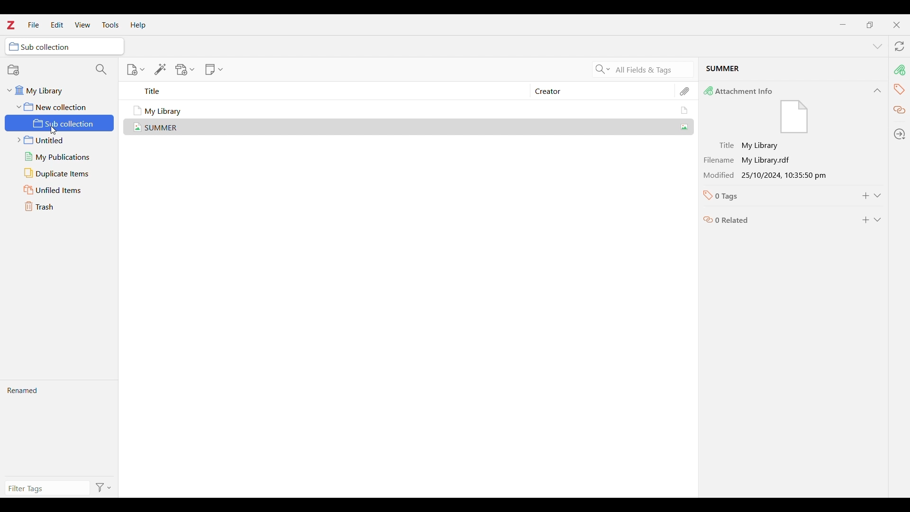 The height and width of the screenshot is (512, 910). Describe the element at coordinates (136, 70) in the screenshot. I see `New item` at that location.